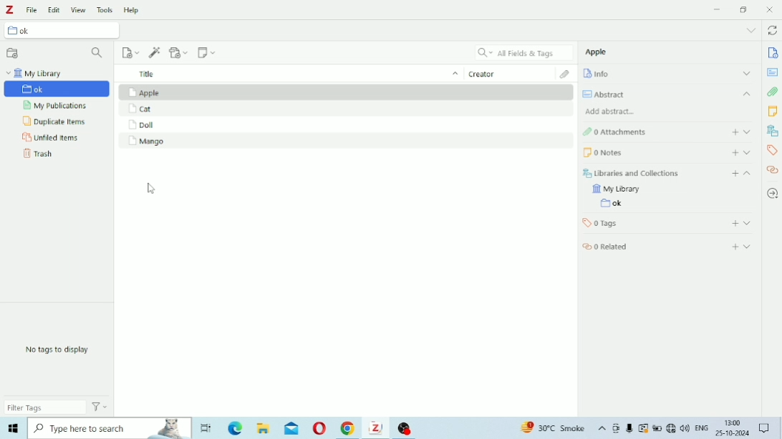 This screenshot has height=439, width=782. What do you see at coordinates (38, 153) in the screenshot?
I see `Trash` at bounding box center [38, 153].